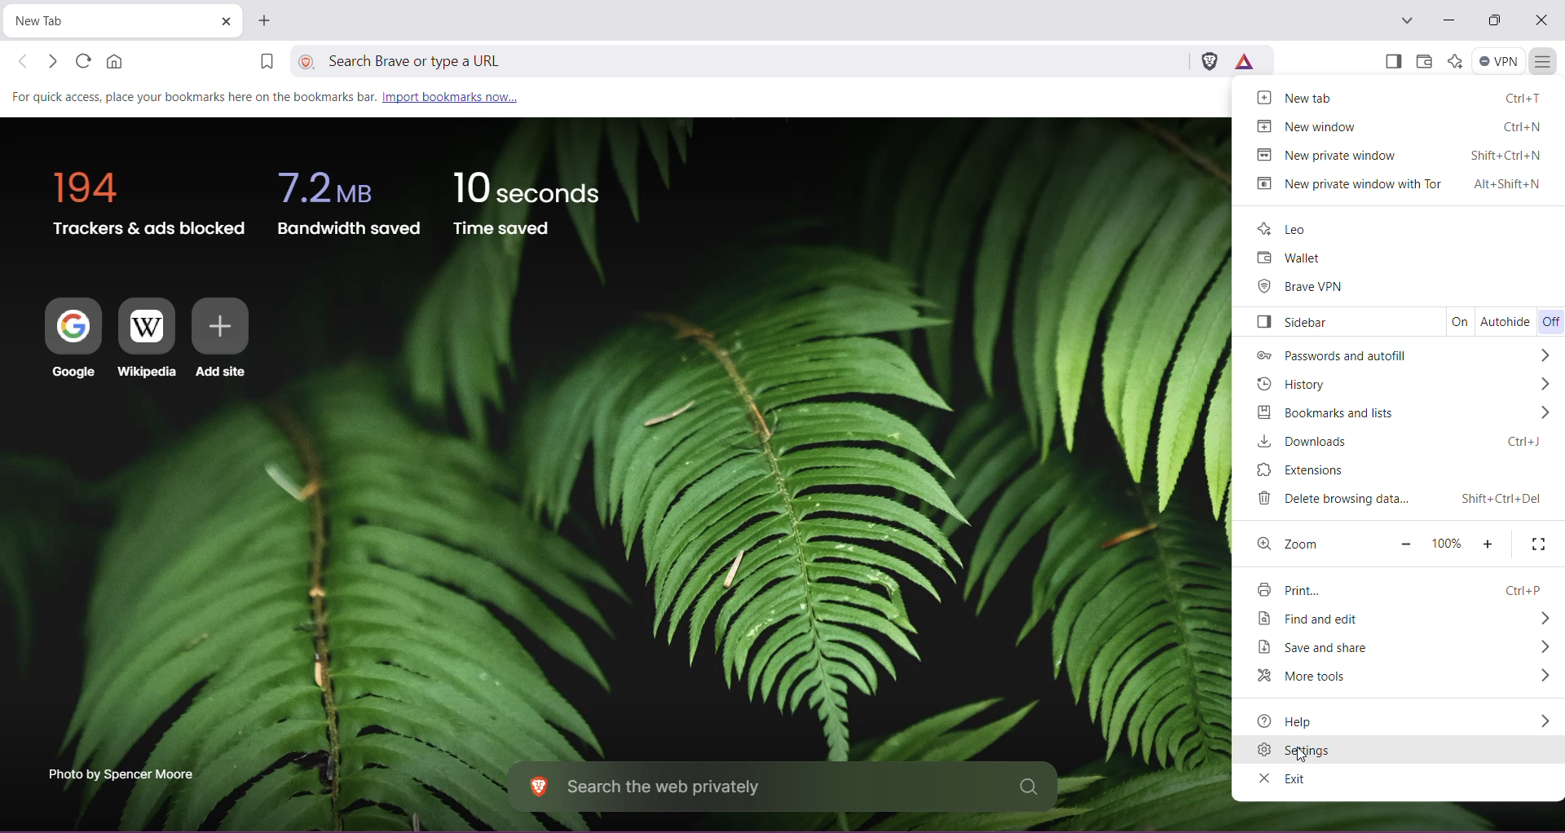  What do you see at coordinates (1296, 384) in the screenshot?
I see `History` at bounding box center [1296, 384].